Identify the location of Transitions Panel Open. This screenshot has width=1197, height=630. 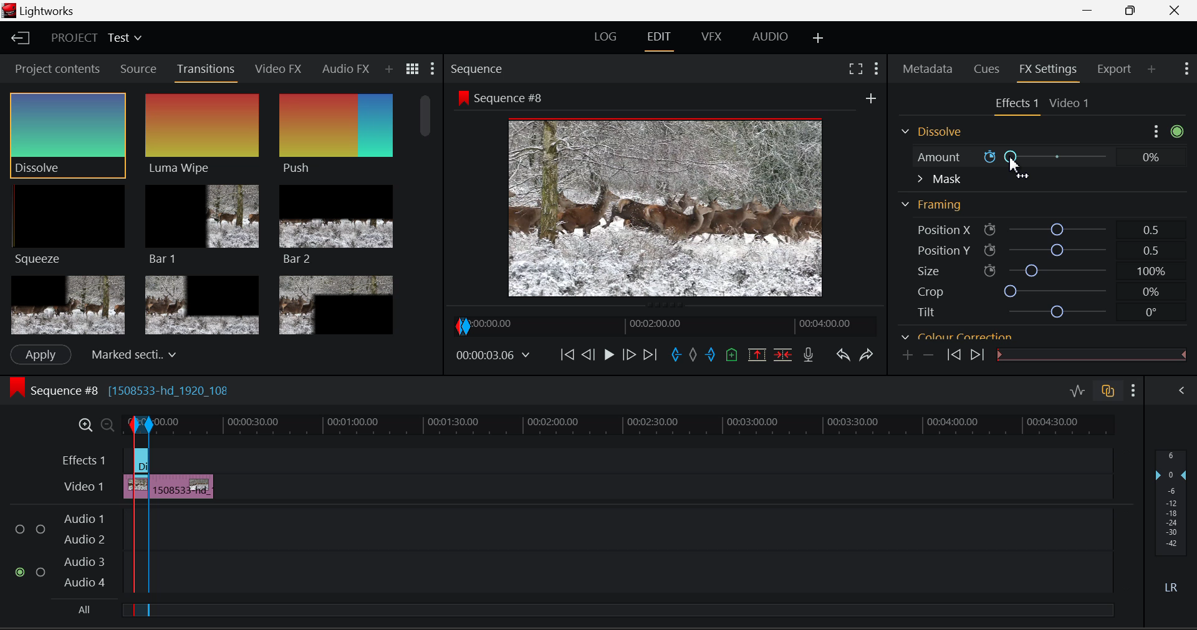
(206, 72).